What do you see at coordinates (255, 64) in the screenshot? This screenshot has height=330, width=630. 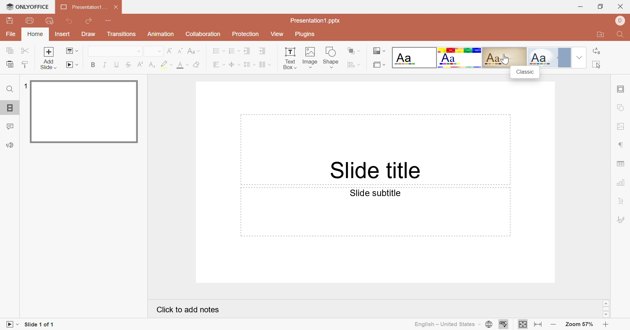 I see `Drop Down` at bounding box center [255, 64].